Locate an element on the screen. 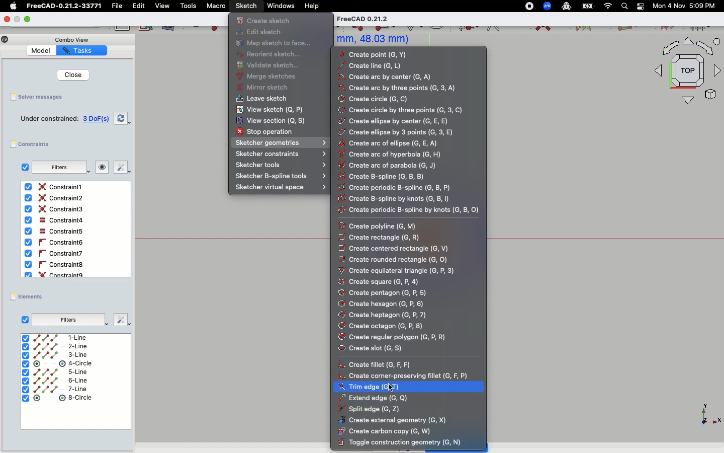 The height and width of the screenshot is (453, 724). 3-Line is located at coordinates (61, 355).